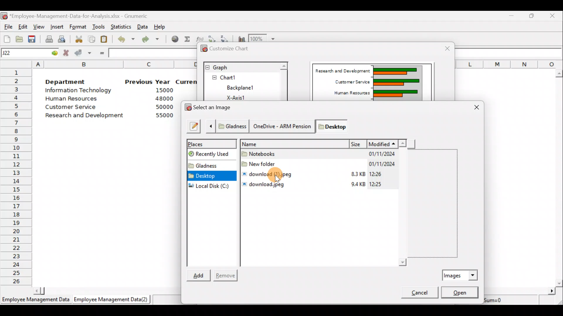 The width and height of the screenshot is (563, 316). What do you see at coordinates (79, 91) in the screenshot?
I see `Information Technology` at bounding box center [79, 91].